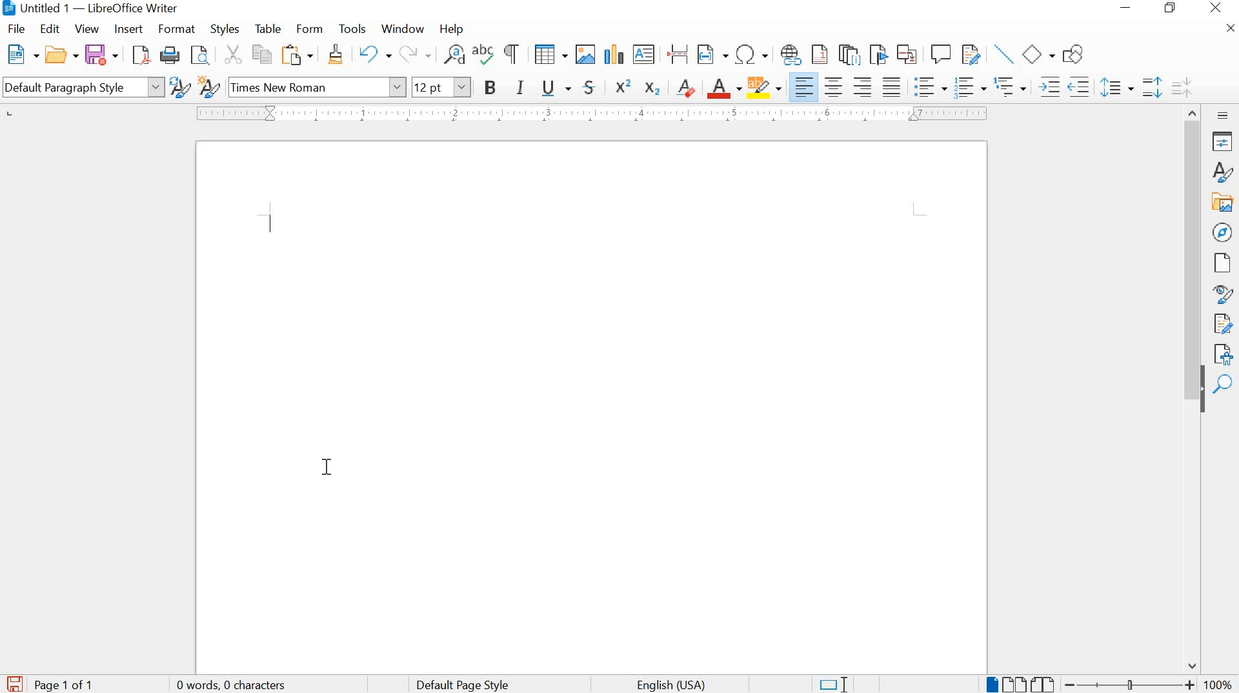 The height and width of the screenshot is (693, 1239). I want to click on TABLE, so click(268, 28).